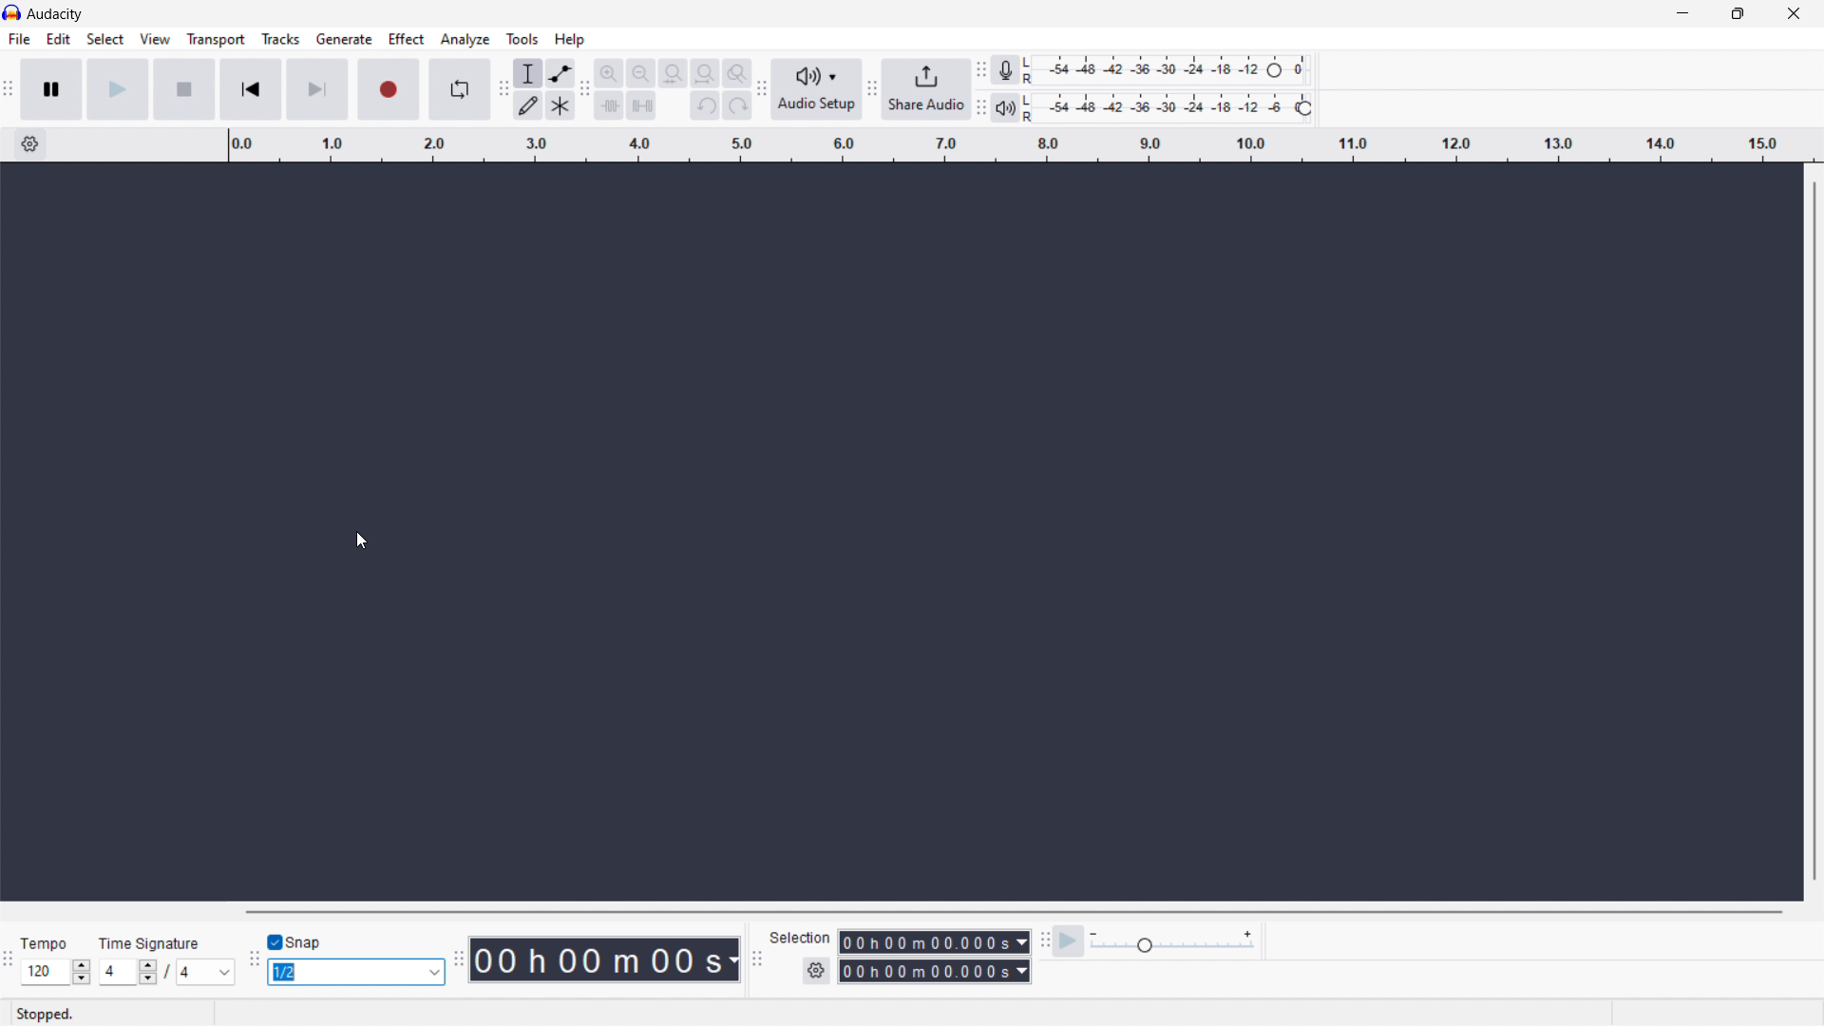 The width and height of the screenshot is (1824, 1026). I want to click on close, so click(1792, 13).